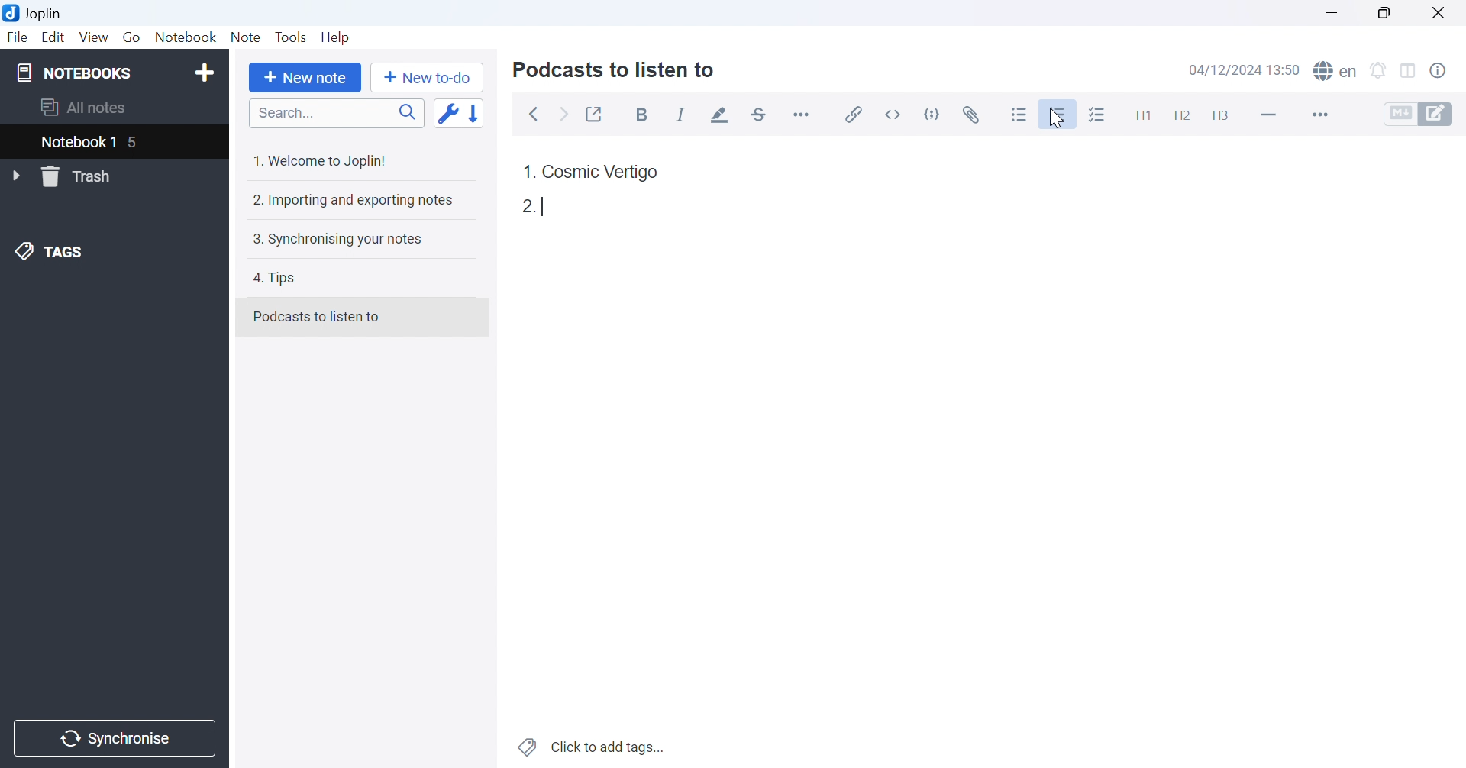  I want to click on Go, so click(131, 37).